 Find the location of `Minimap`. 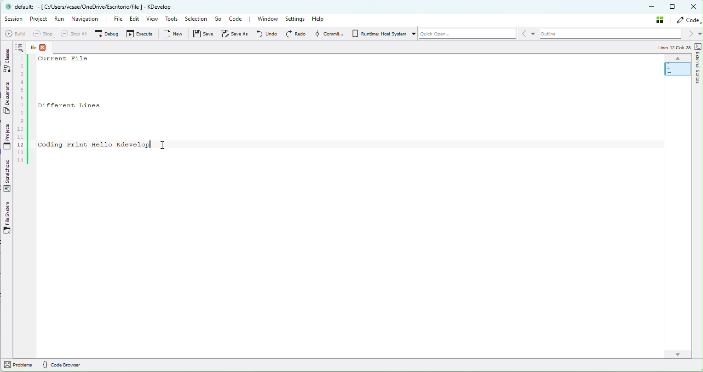

Minimap is located at coordinates (677, 66).